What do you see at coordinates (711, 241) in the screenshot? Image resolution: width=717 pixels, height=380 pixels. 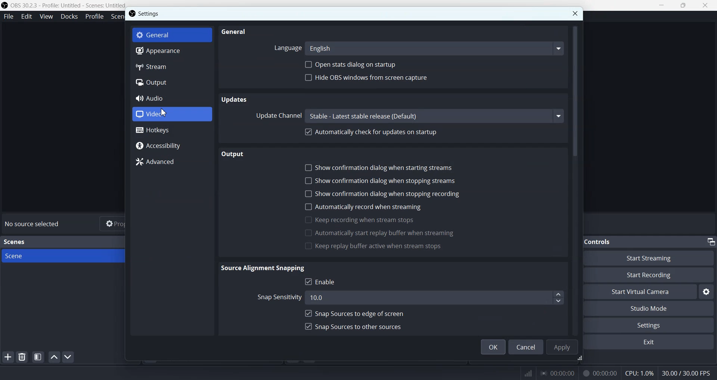 I see `Minimize` at bounding box center [711, 241].